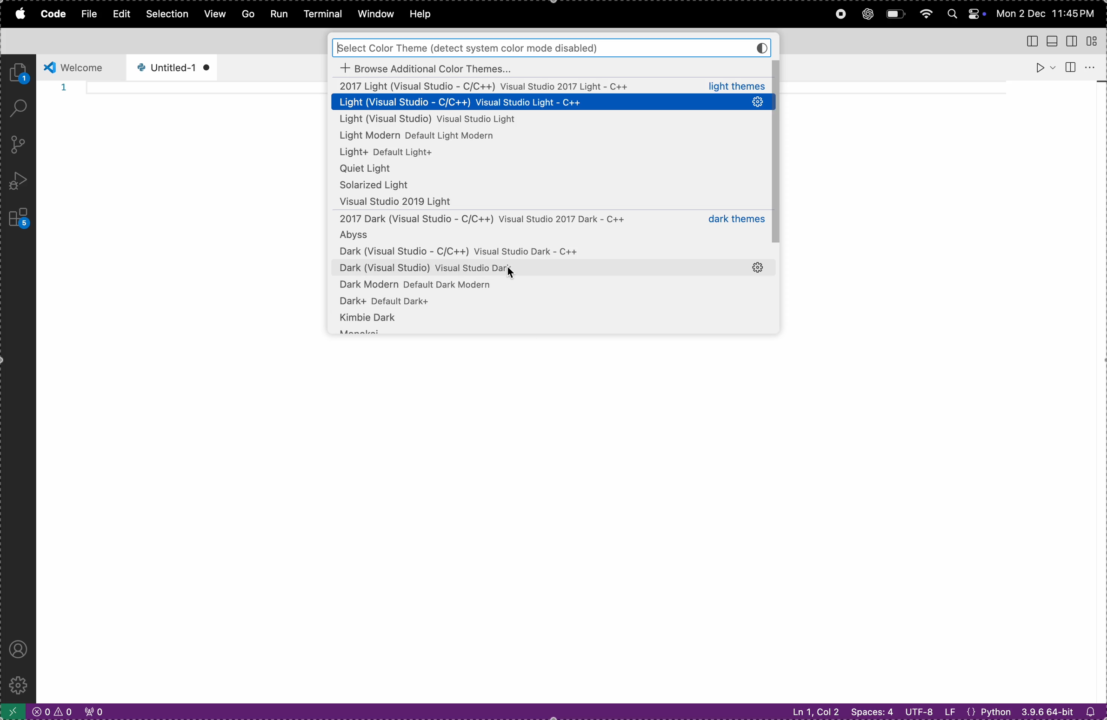 The image size is (1107, 720). What do you see at coordinates (1047, 713) in the screenshot?
I see `64 bit` at bounding box center [1047, 713].